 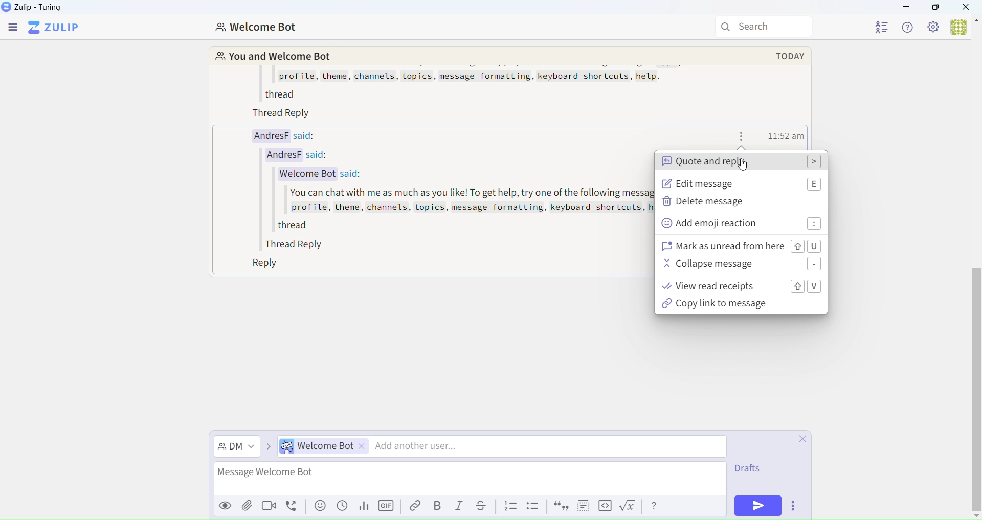 I want to click on , so click(x=906, y=8).